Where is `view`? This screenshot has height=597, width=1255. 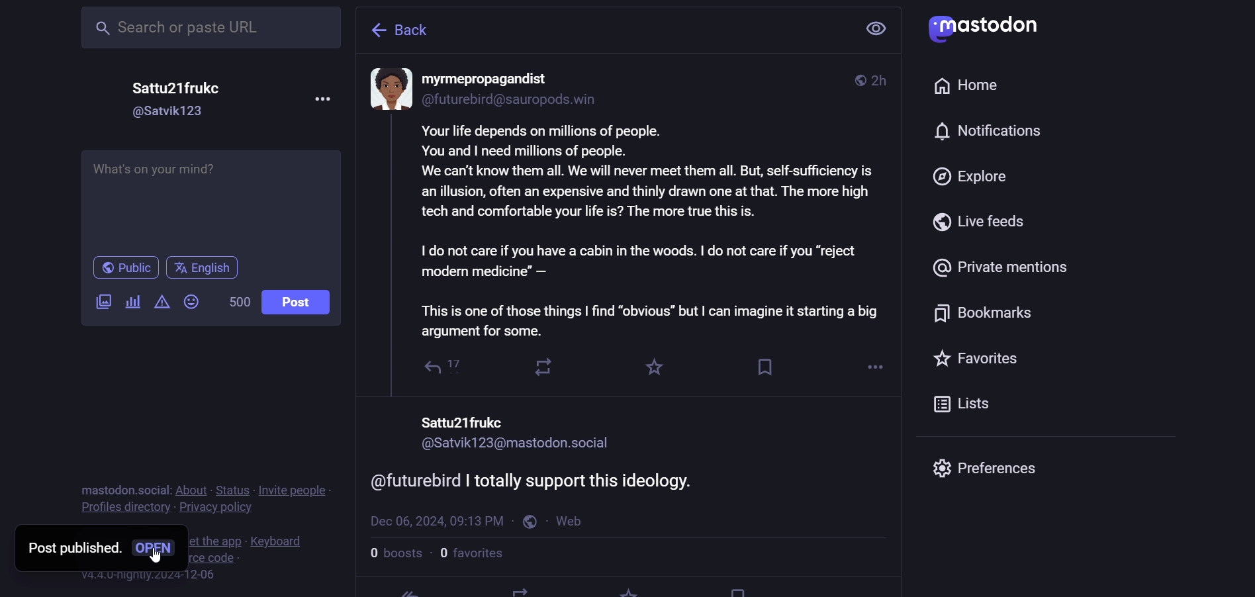
view is located at coordinates (880, 28).